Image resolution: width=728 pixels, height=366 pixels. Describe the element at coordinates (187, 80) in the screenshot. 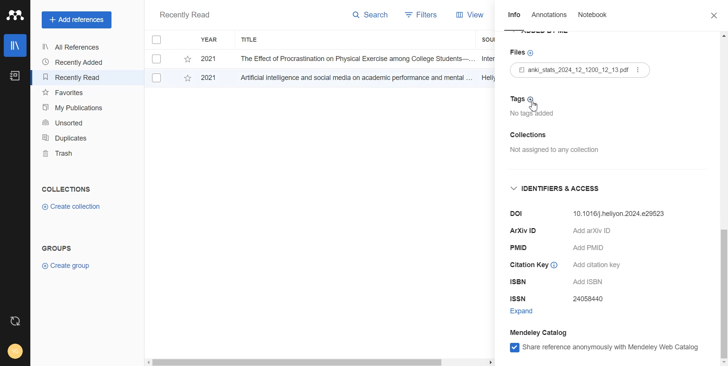

I see `Starred` at that location.